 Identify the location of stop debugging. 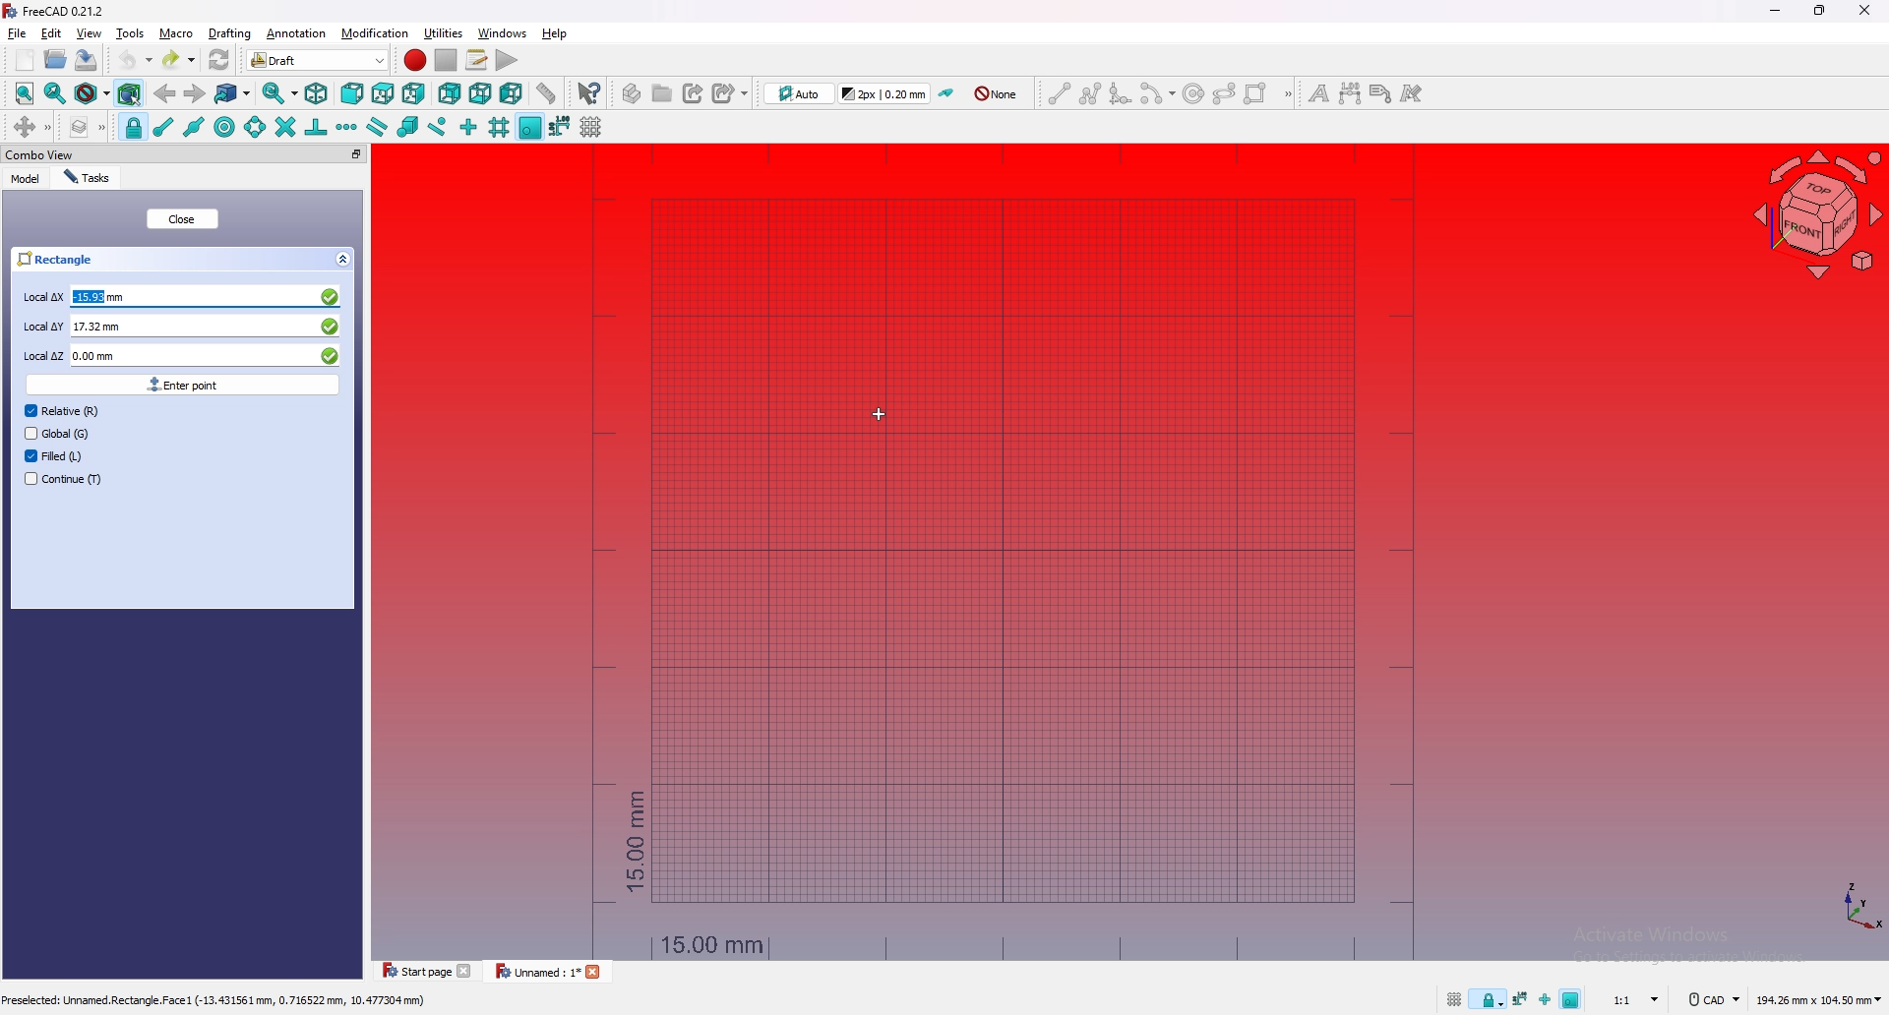
(446, 60).